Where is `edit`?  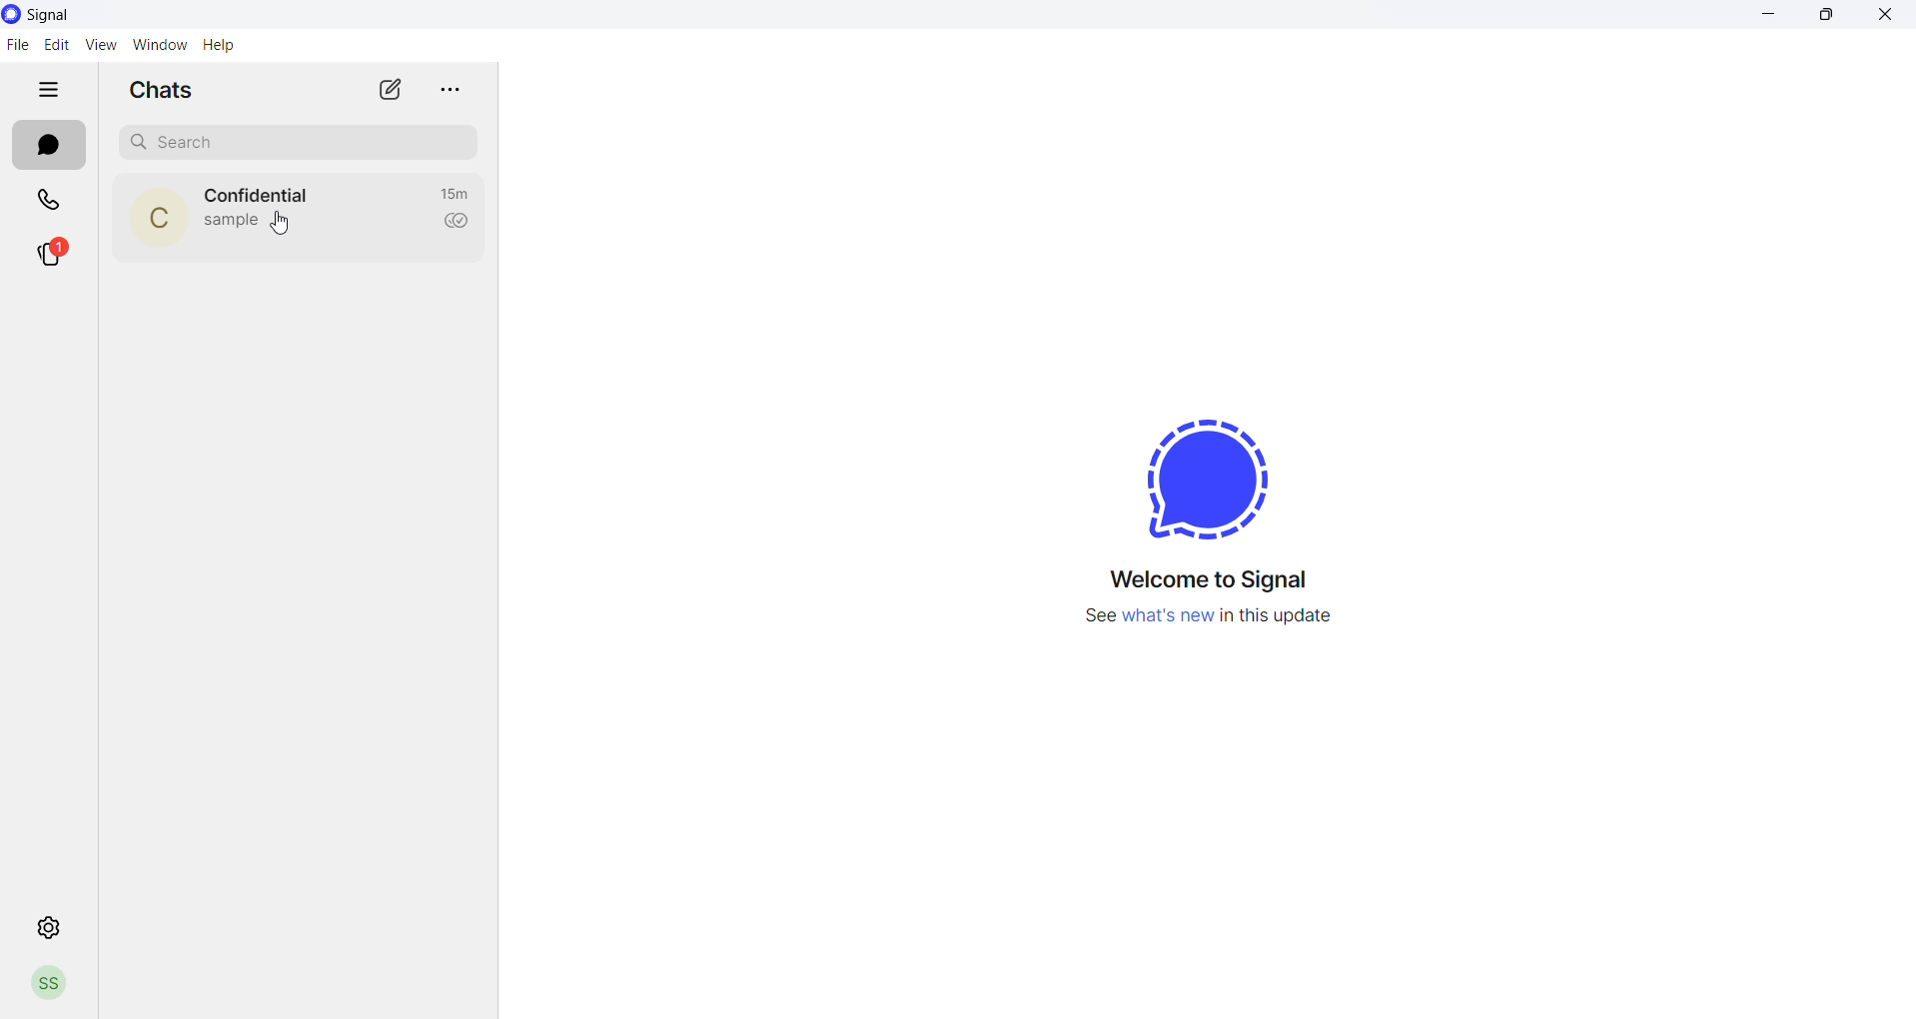 edit is located at coordinates (57, 44).